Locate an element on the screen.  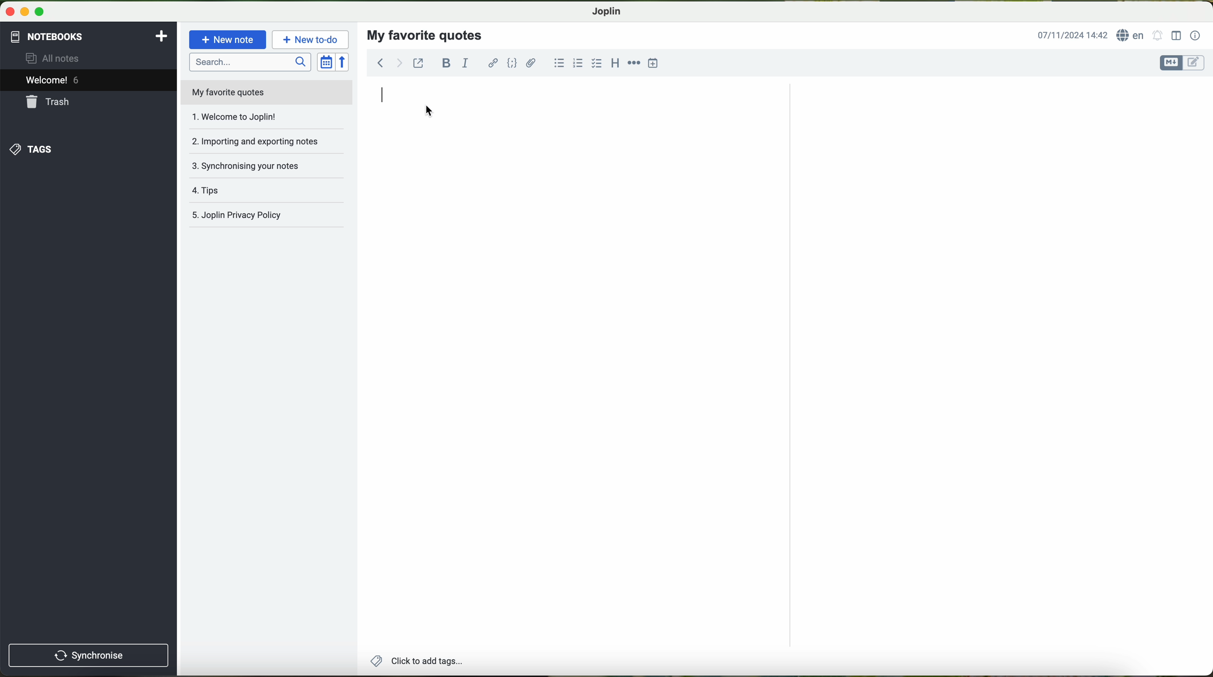
hyperlink is located at coordinates (493, 64).